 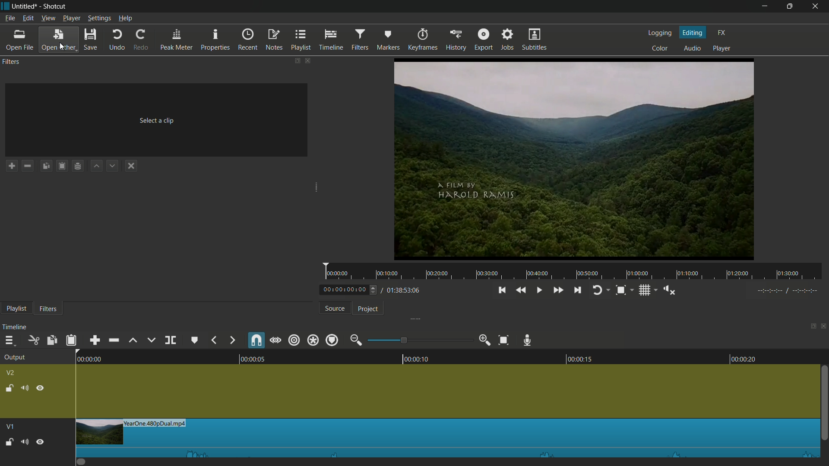 I want to click on output, so click(x=14, y=358).